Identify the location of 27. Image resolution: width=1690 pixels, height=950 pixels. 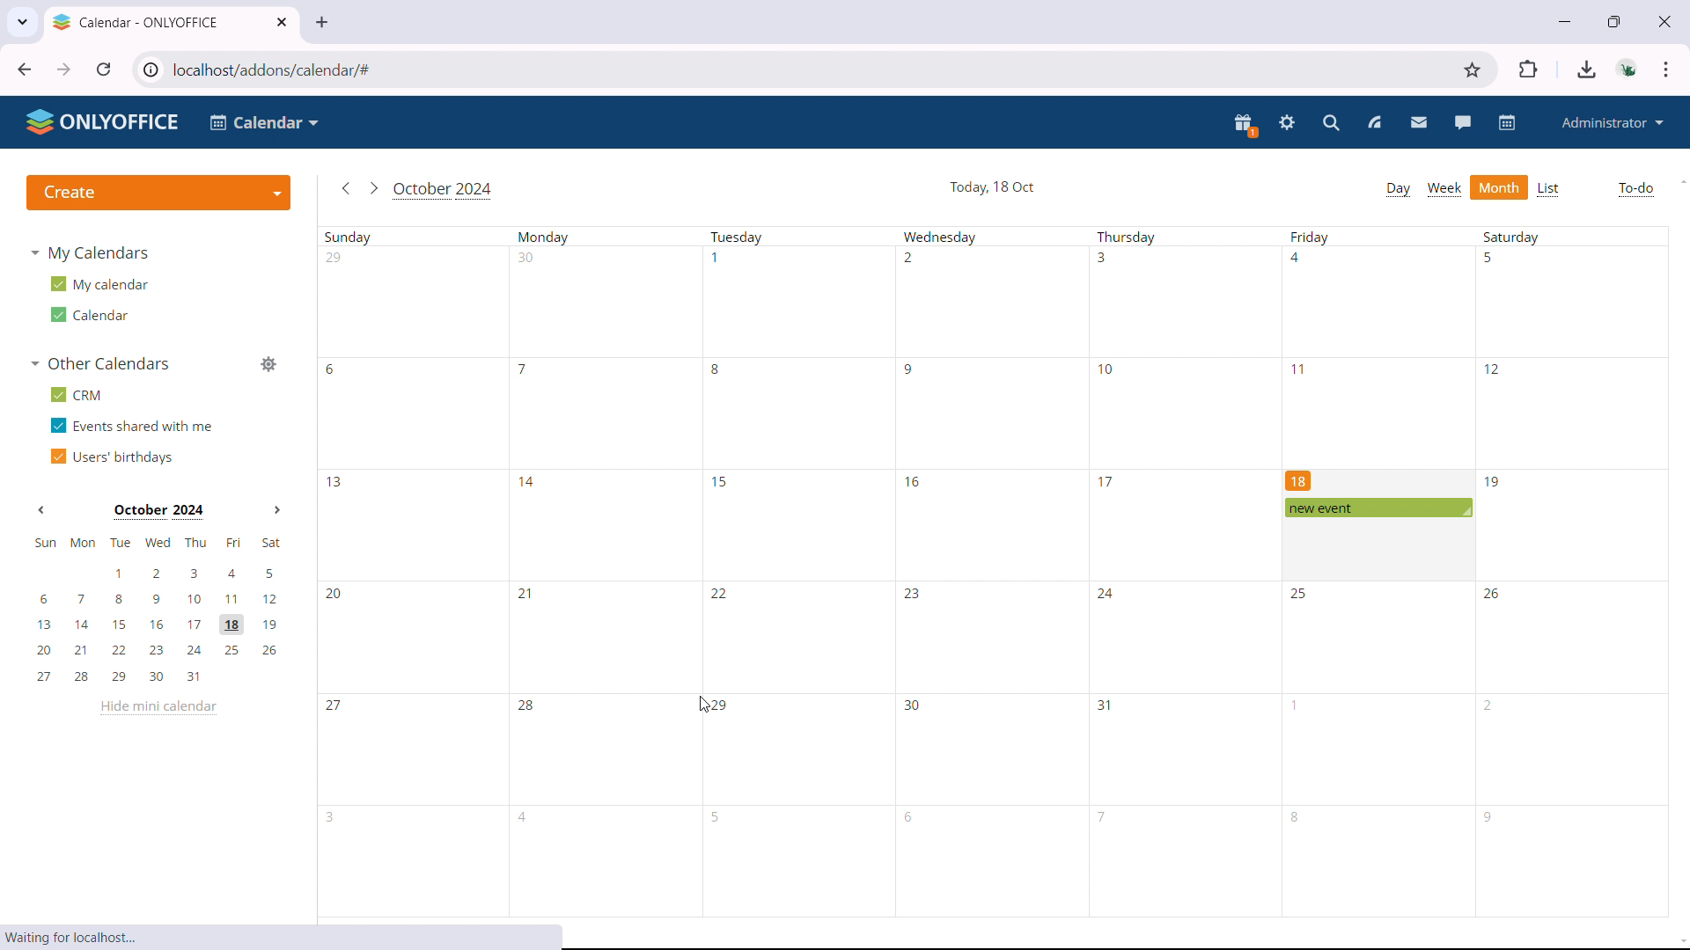
(335, 708).